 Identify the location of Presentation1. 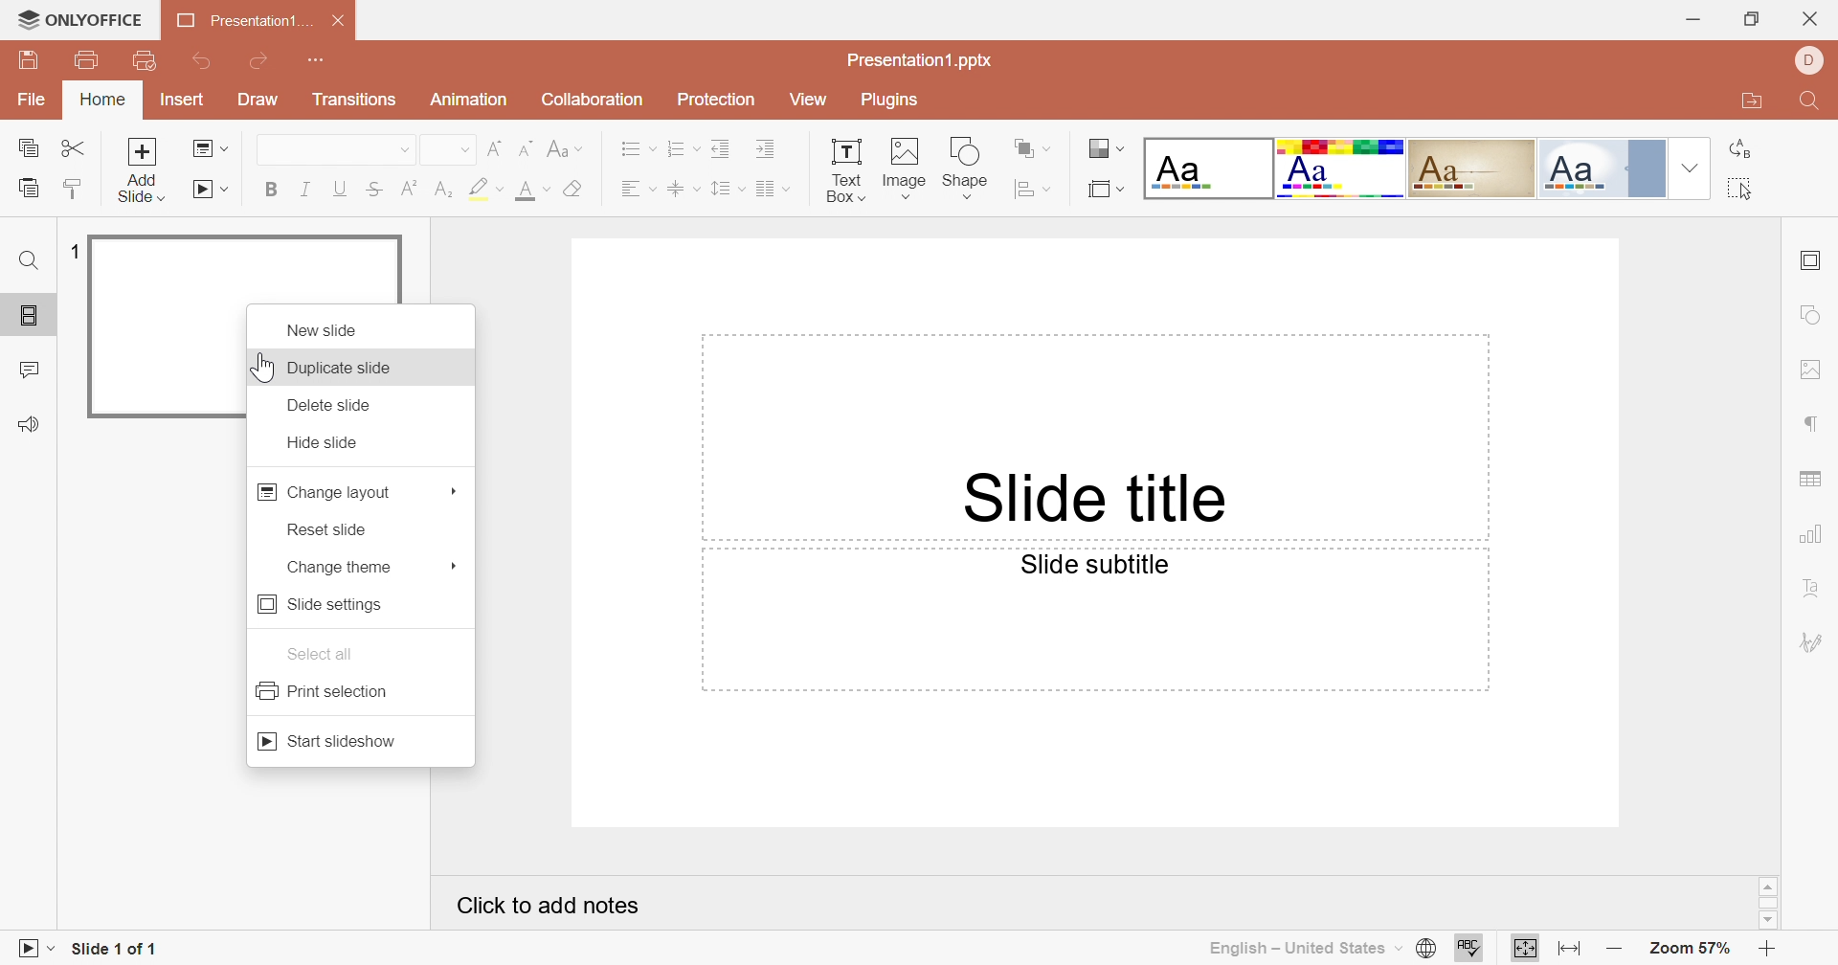
(236, 18).